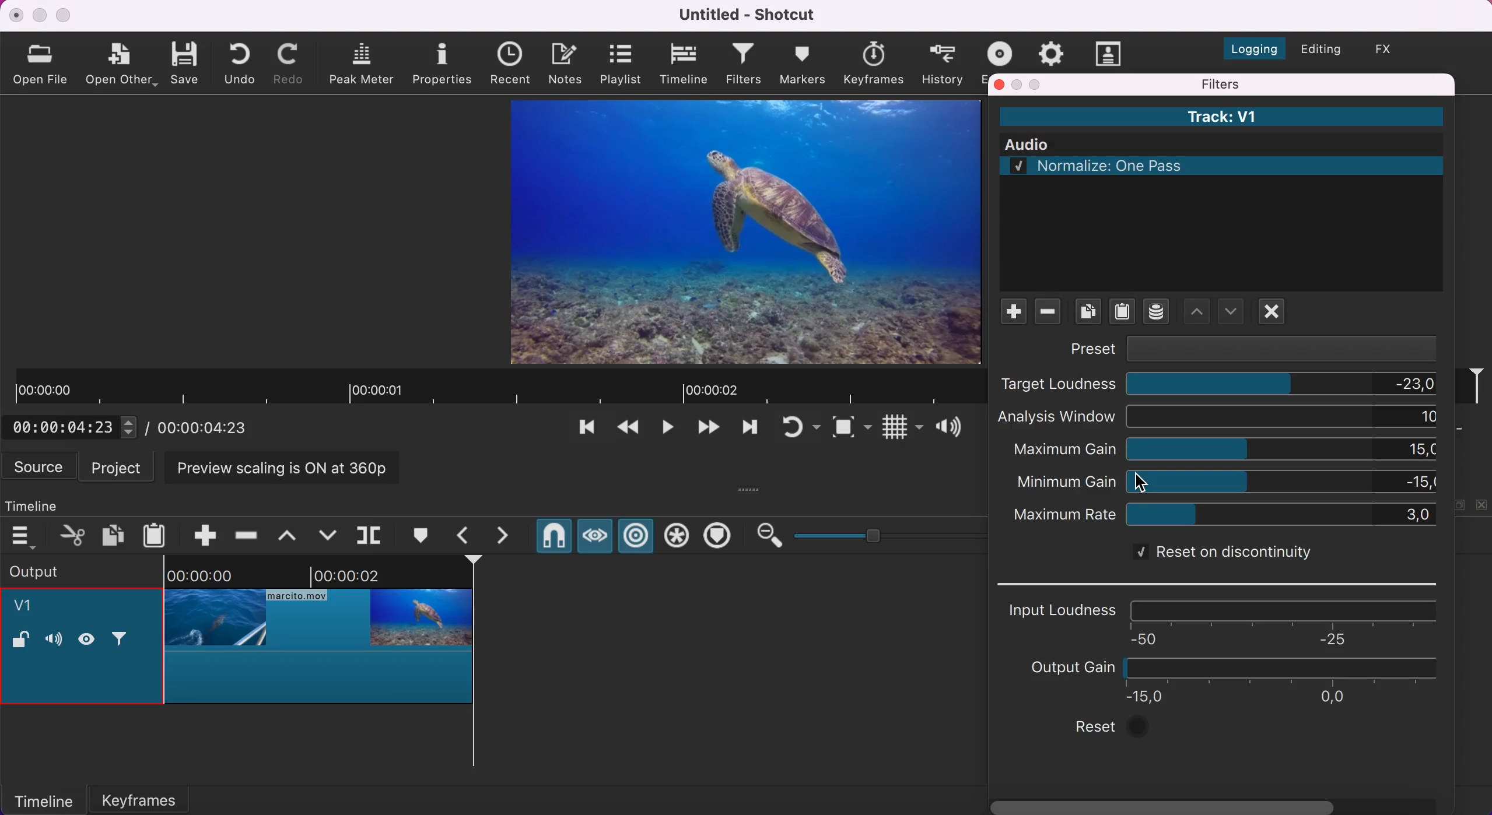  What do you see at coordinates (677, 538) in the screenshot?
I see `ripple all tracks` at bounding box center [677, 538].